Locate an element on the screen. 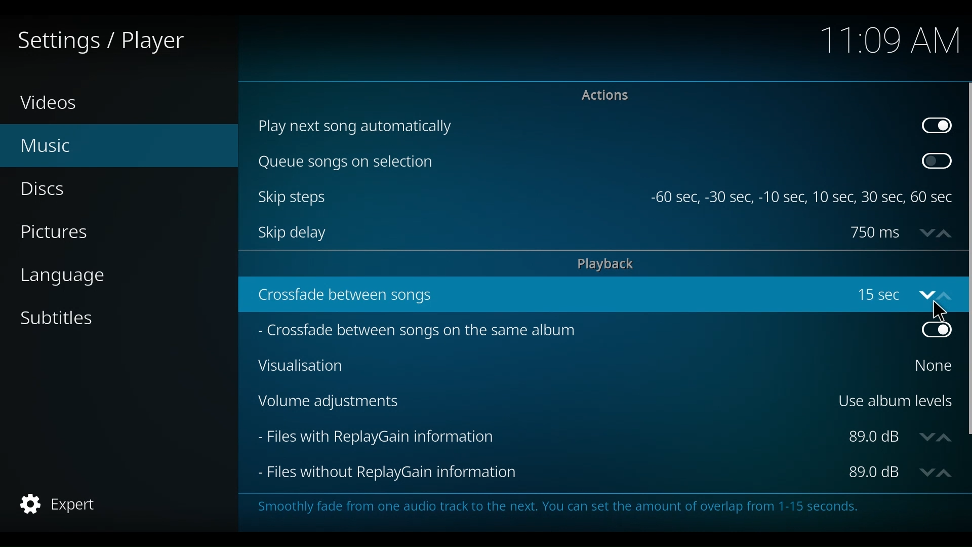 The image size is (972, 547). expert is located at coordinates (56, 504).